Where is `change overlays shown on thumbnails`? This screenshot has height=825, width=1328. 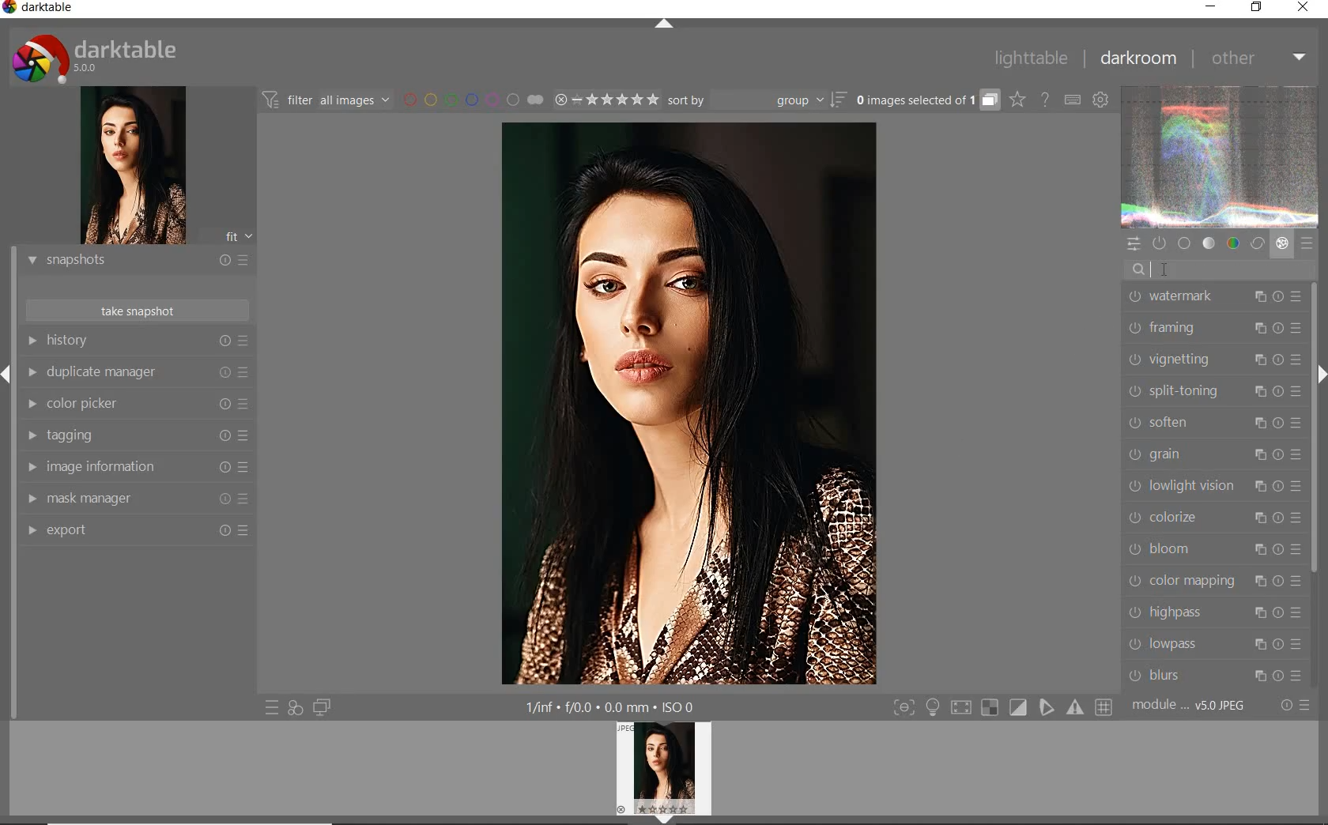
change overlays shown on thumbnails is located at coordinates (1017, 100).